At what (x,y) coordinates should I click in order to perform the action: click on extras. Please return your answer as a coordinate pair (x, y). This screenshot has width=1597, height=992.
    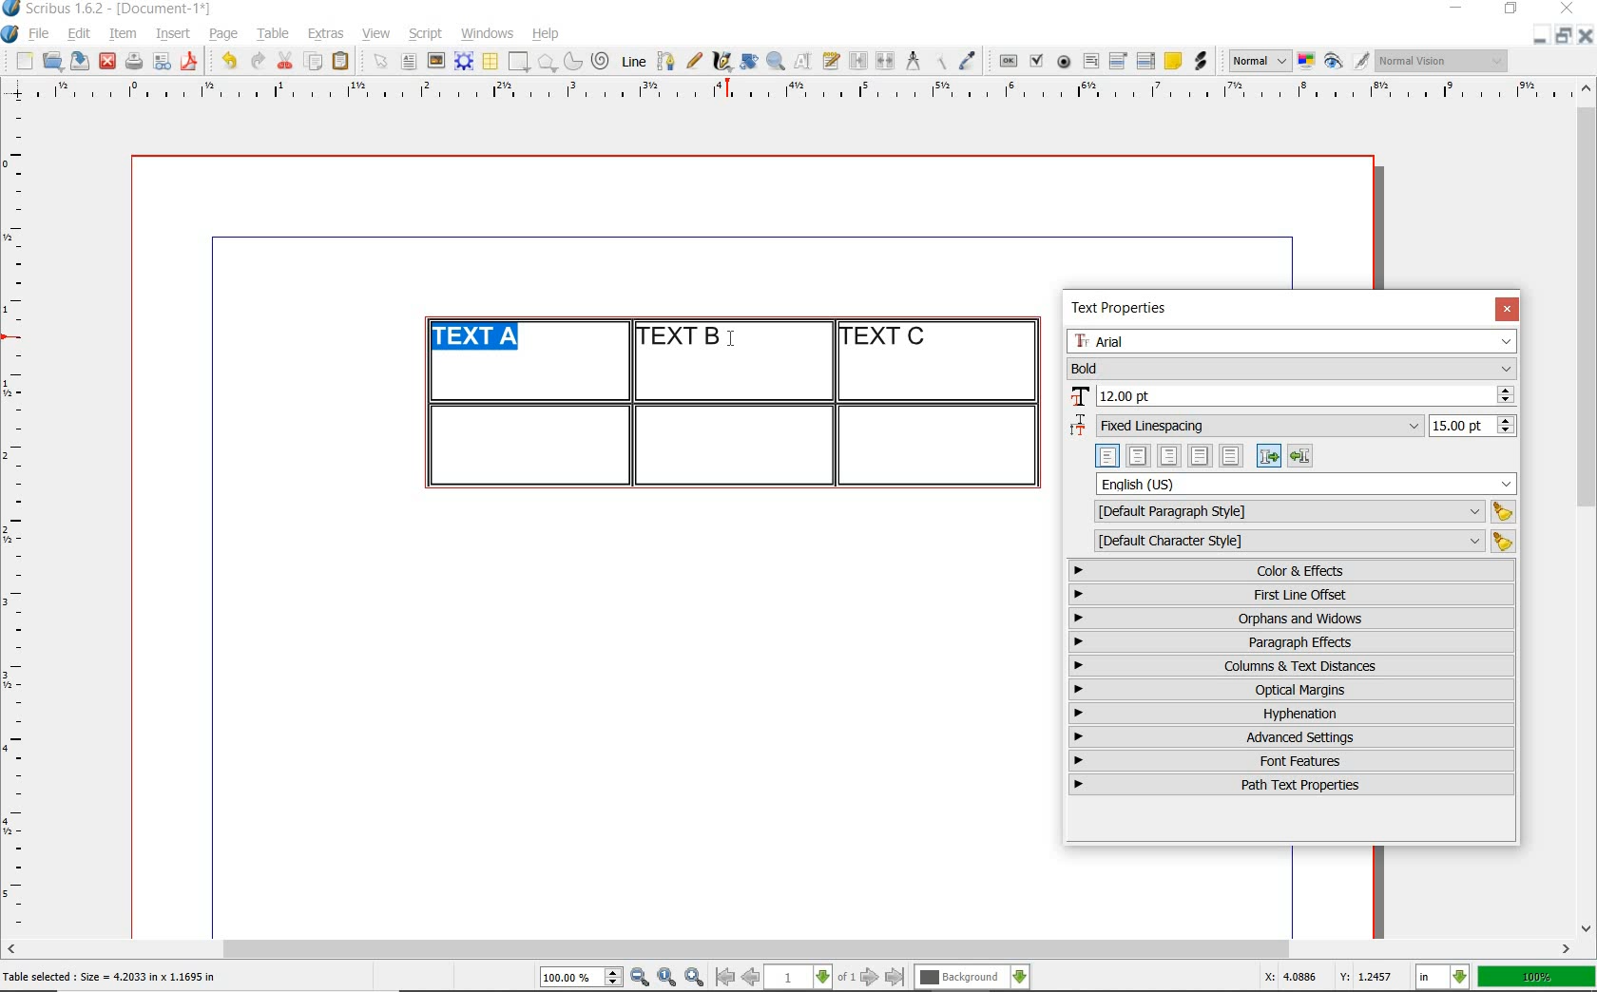
    Looking at the image, I should click on (326, 35).